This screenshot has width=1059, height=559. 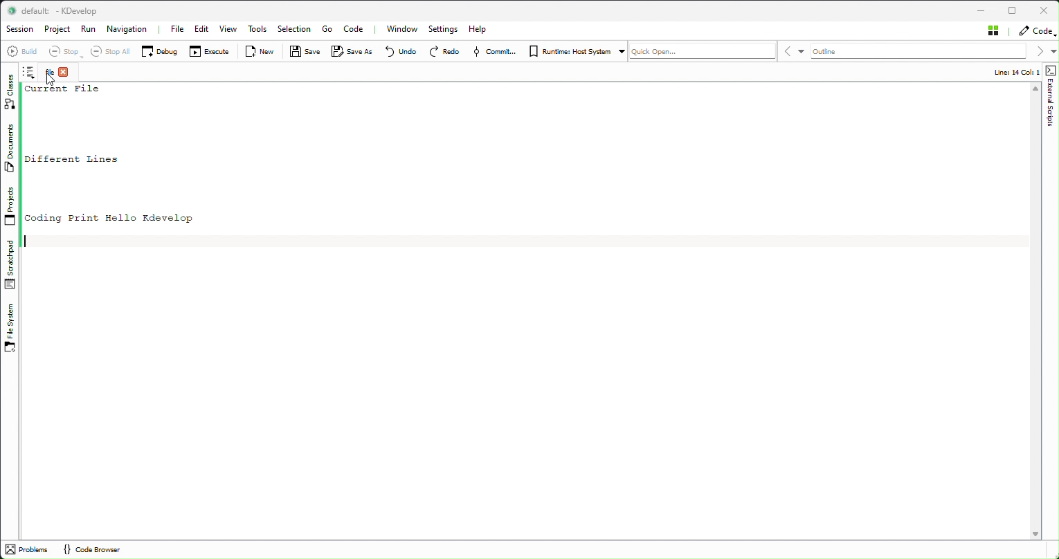 What do you see at coordinates (60, 30) in the screenshot?
I see `Project` at bounding box center [60, 30].